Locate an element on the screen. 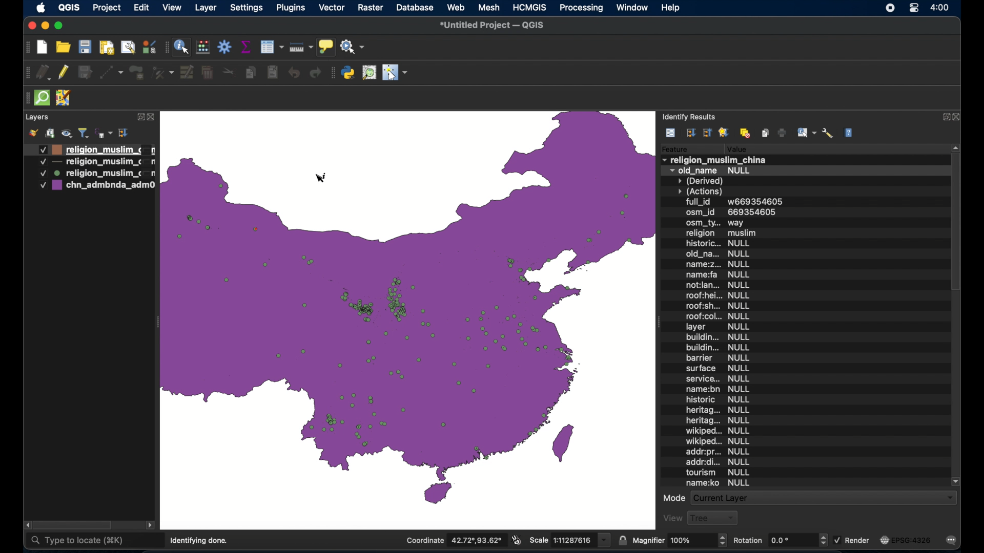 The image size is (984, 553). expand is located at coordinates (942, 117).